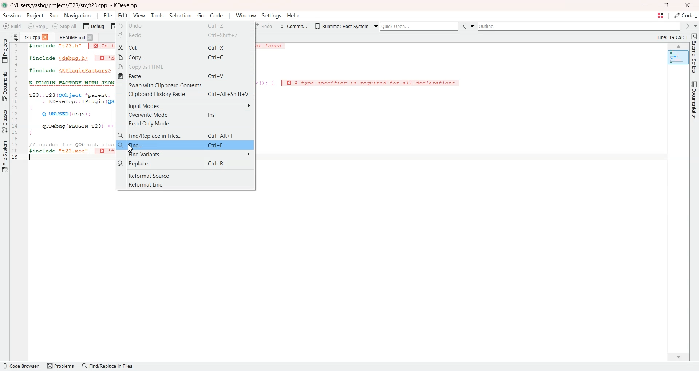  I want to click on Scroll up, so click(679, 46).